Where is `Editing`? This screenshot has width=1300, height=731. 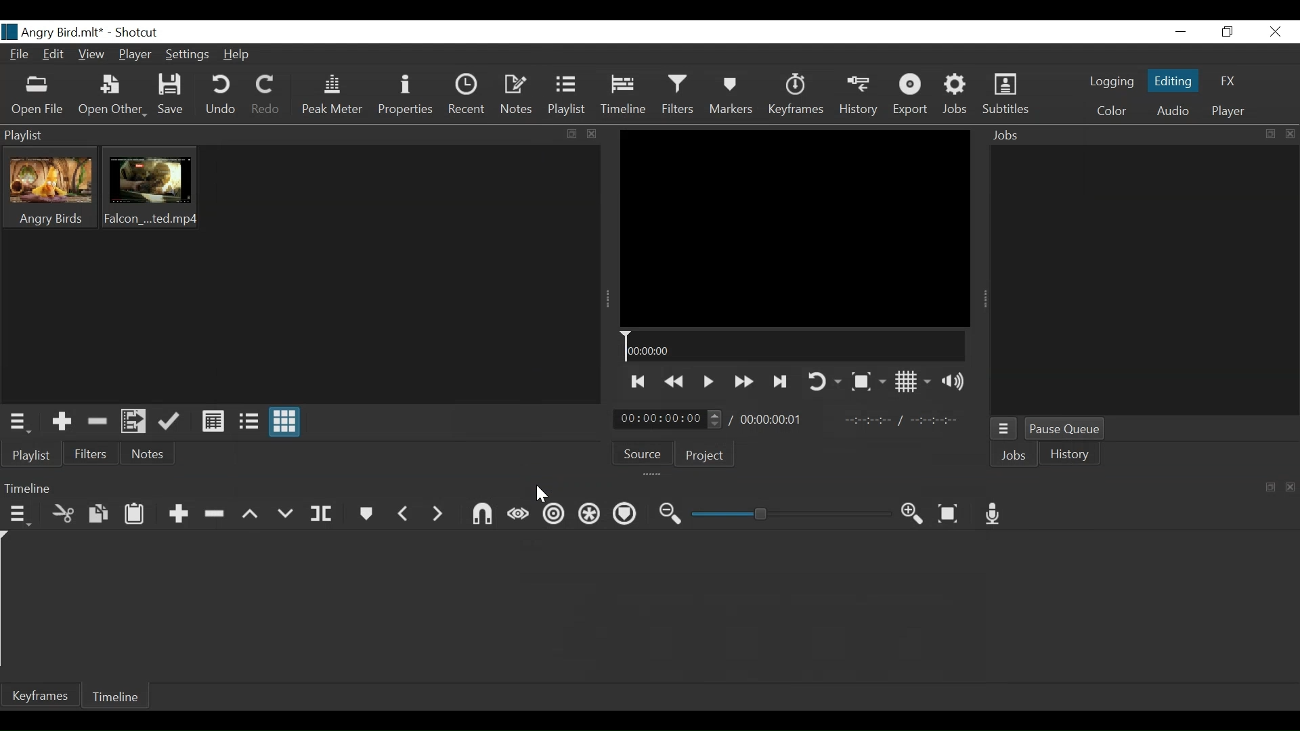 Editing is located at coordinates (1173, 79).